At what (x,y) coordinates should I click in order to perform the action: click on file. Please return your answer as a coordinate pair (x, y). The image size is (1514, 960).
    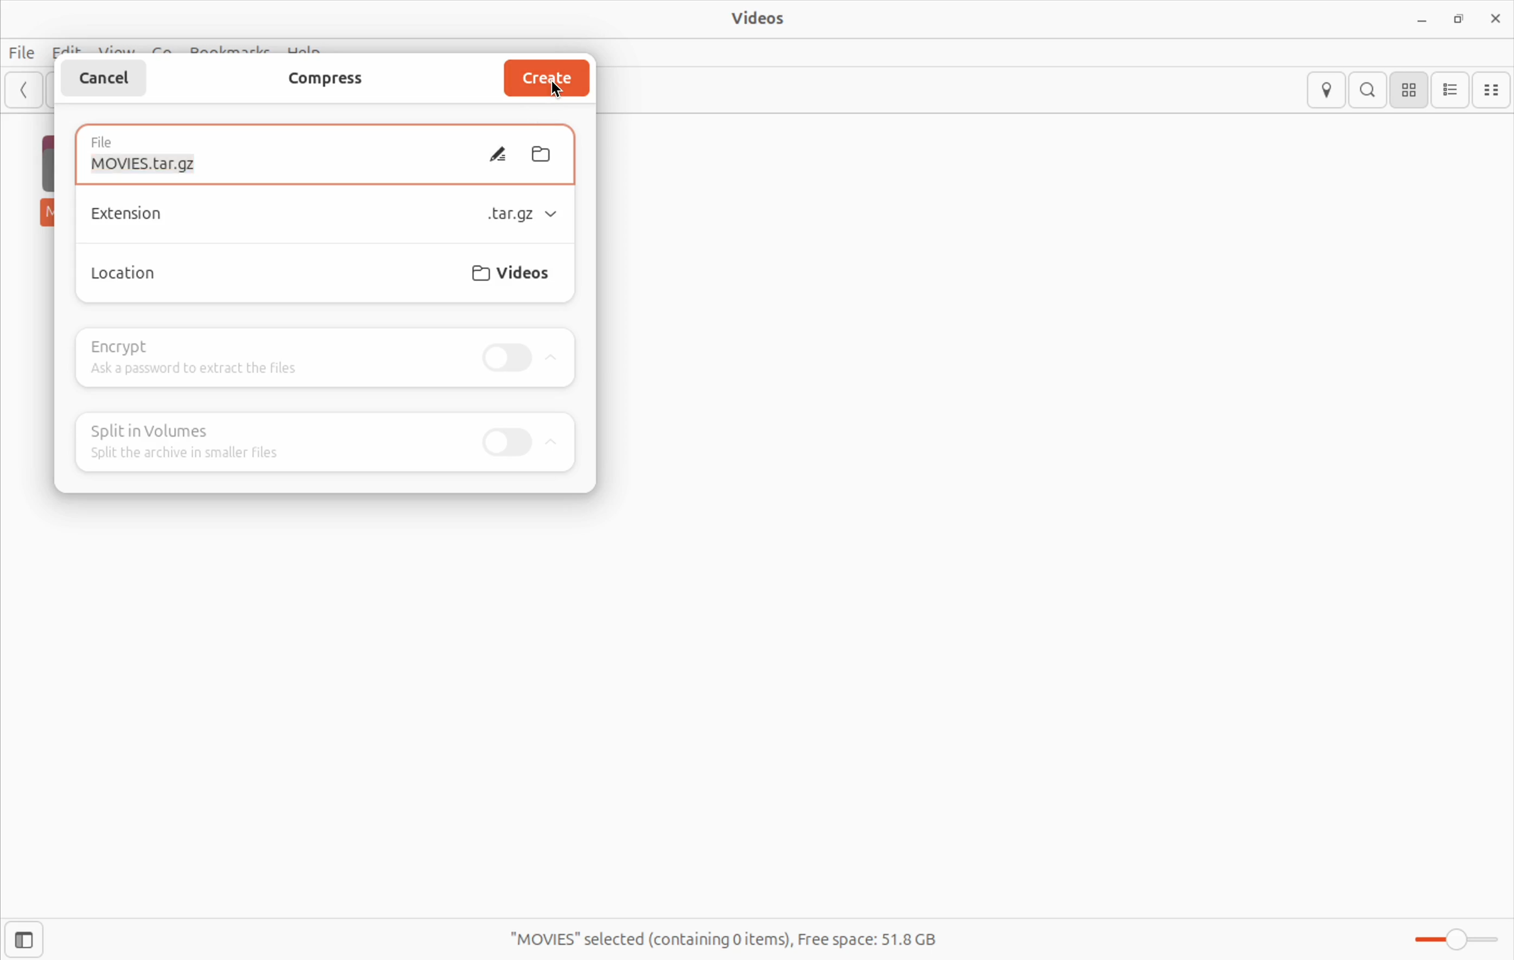
    Looking at the image, I should click on (106, 138).